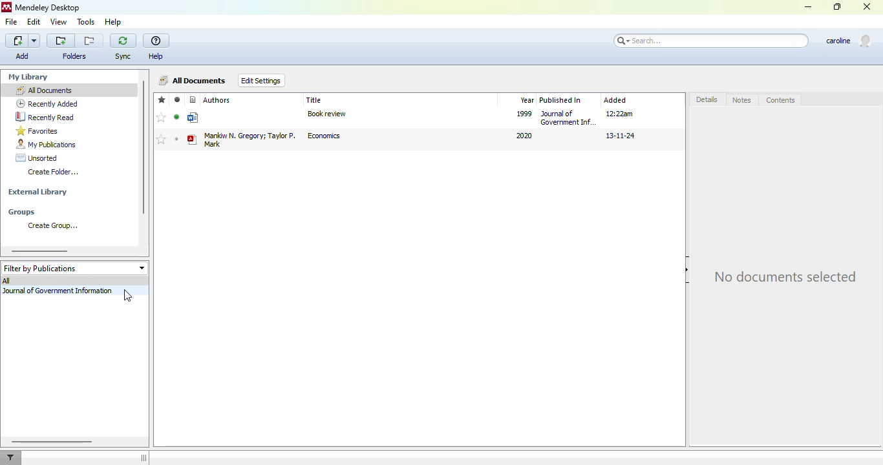 The height and width of the screenshot is (465, 883). Describe the element at coordinates (11, 457) in the screenshot. I see `filter documents by author, tag or publication.` at that location.